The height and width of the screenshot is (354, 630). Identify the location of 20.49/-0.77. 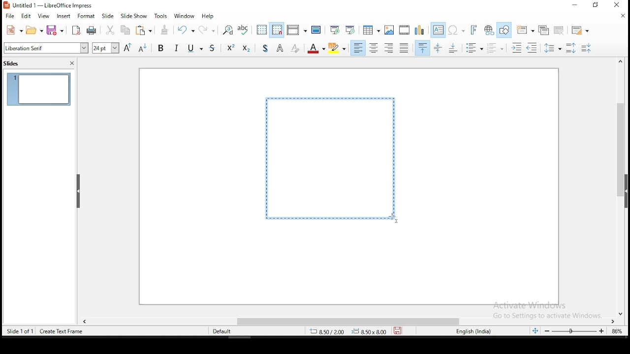
(329, 332).